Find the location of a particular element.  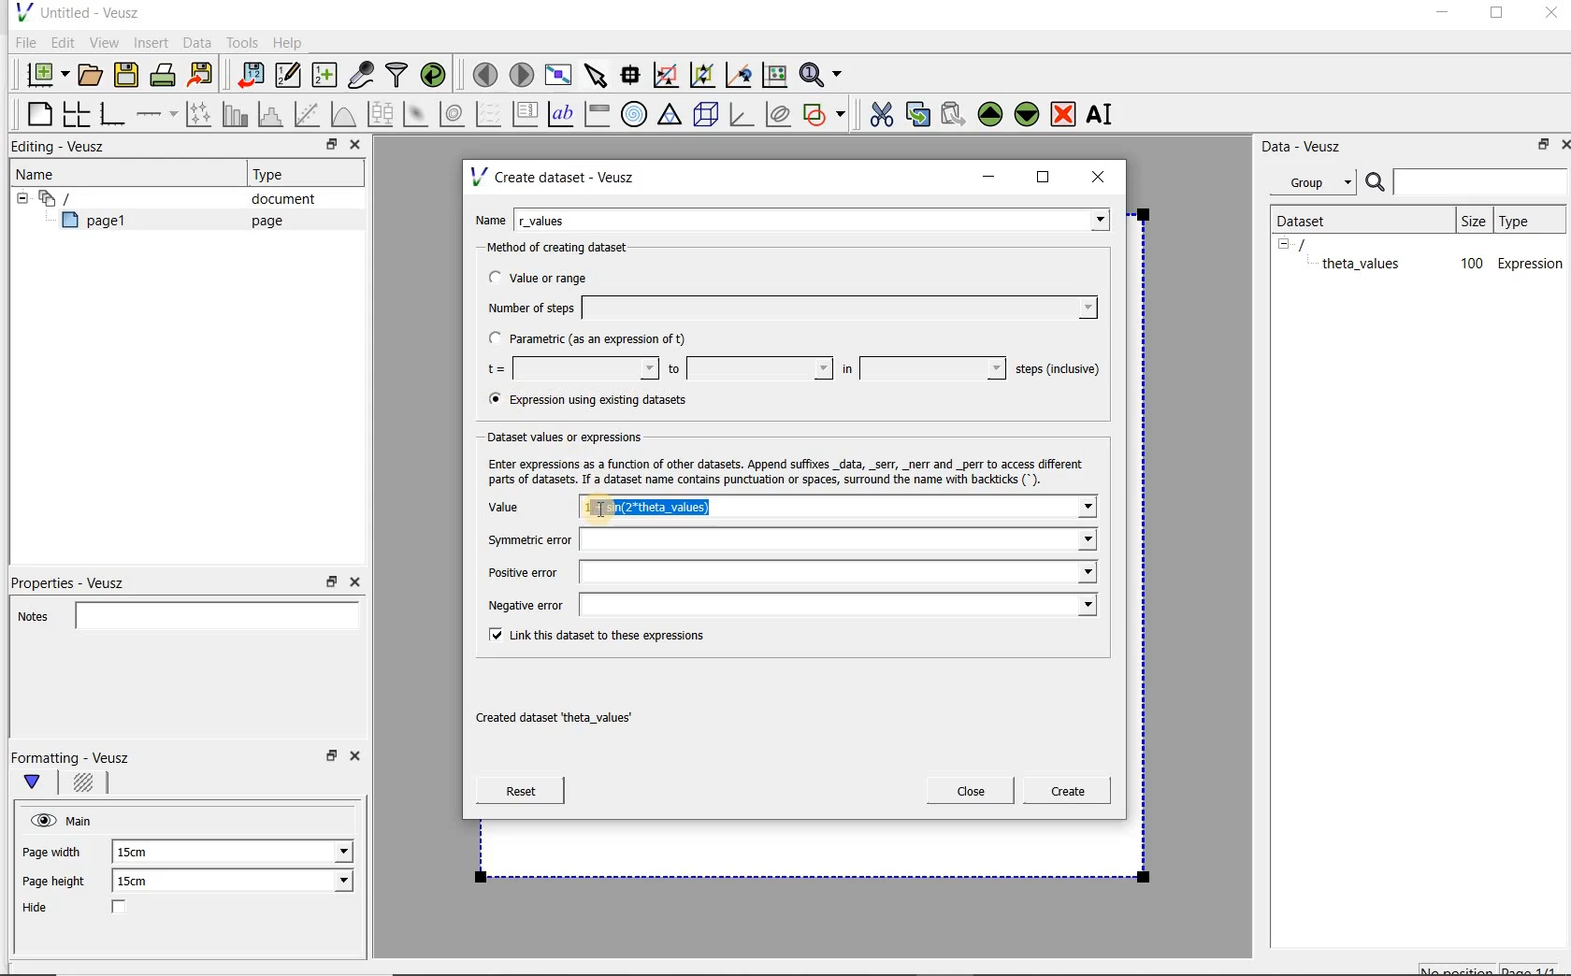

Close is located at coordinates (353, 147).